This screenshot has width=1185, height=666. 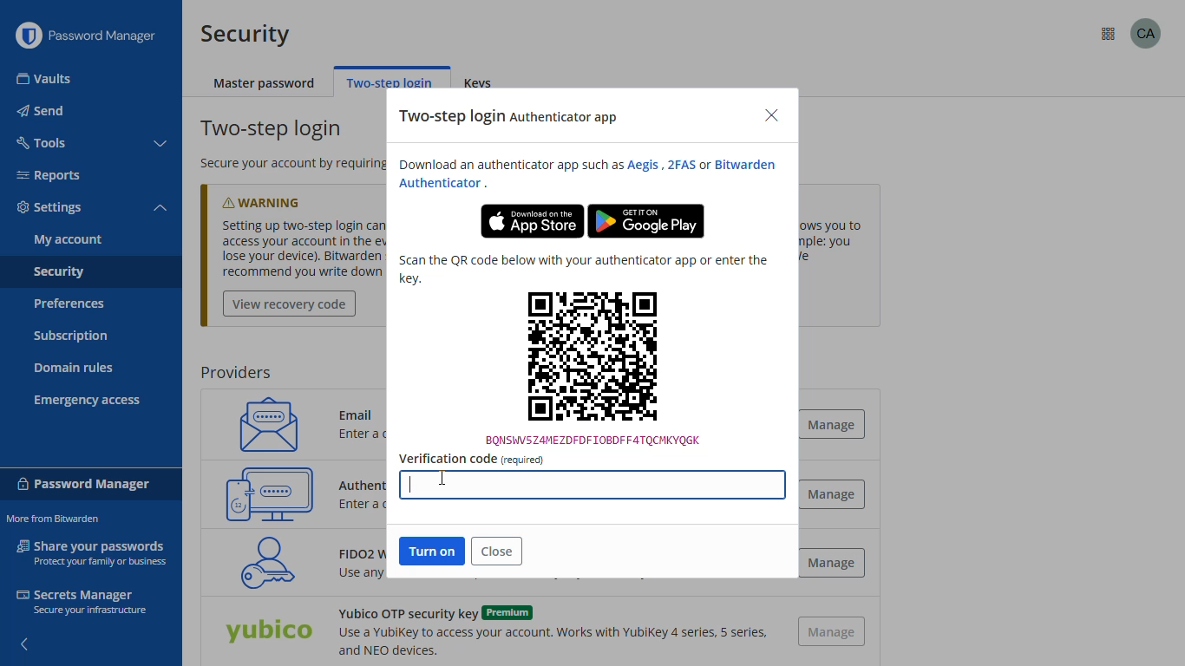 What do you see at coordinates (88, 401) in the screenshot?
I see `emergency access` at bounding box center [88, 401].